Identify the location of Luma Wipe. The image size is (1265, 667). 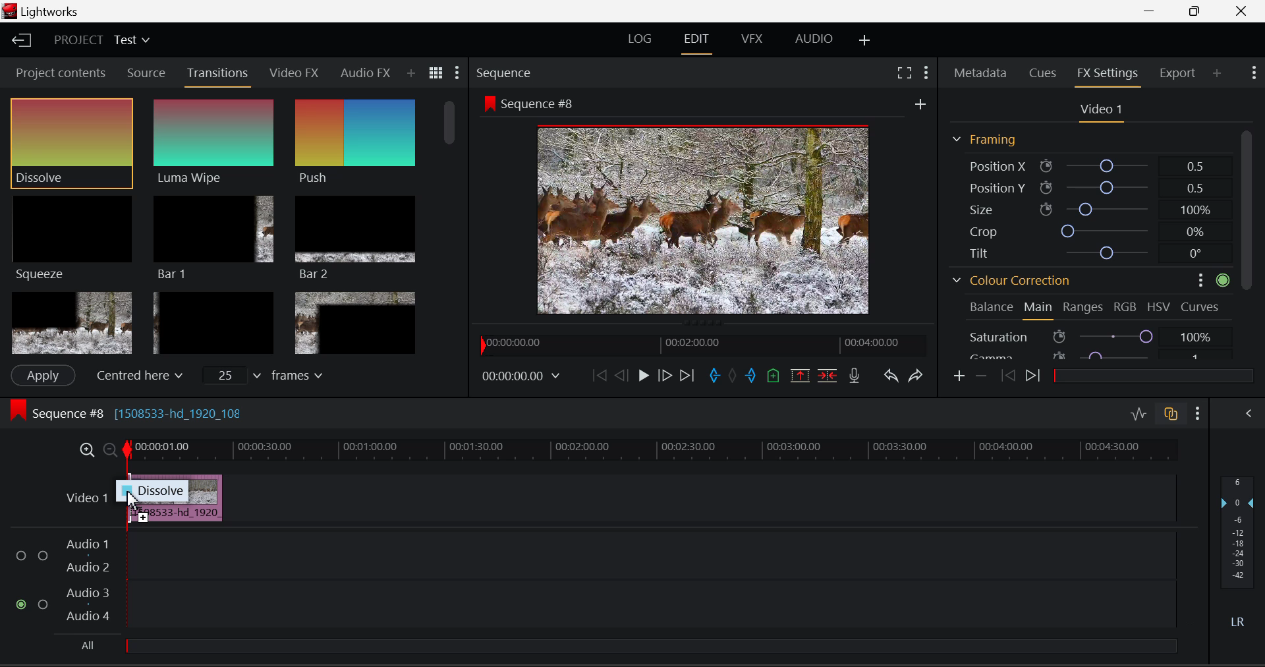
(213, 142).